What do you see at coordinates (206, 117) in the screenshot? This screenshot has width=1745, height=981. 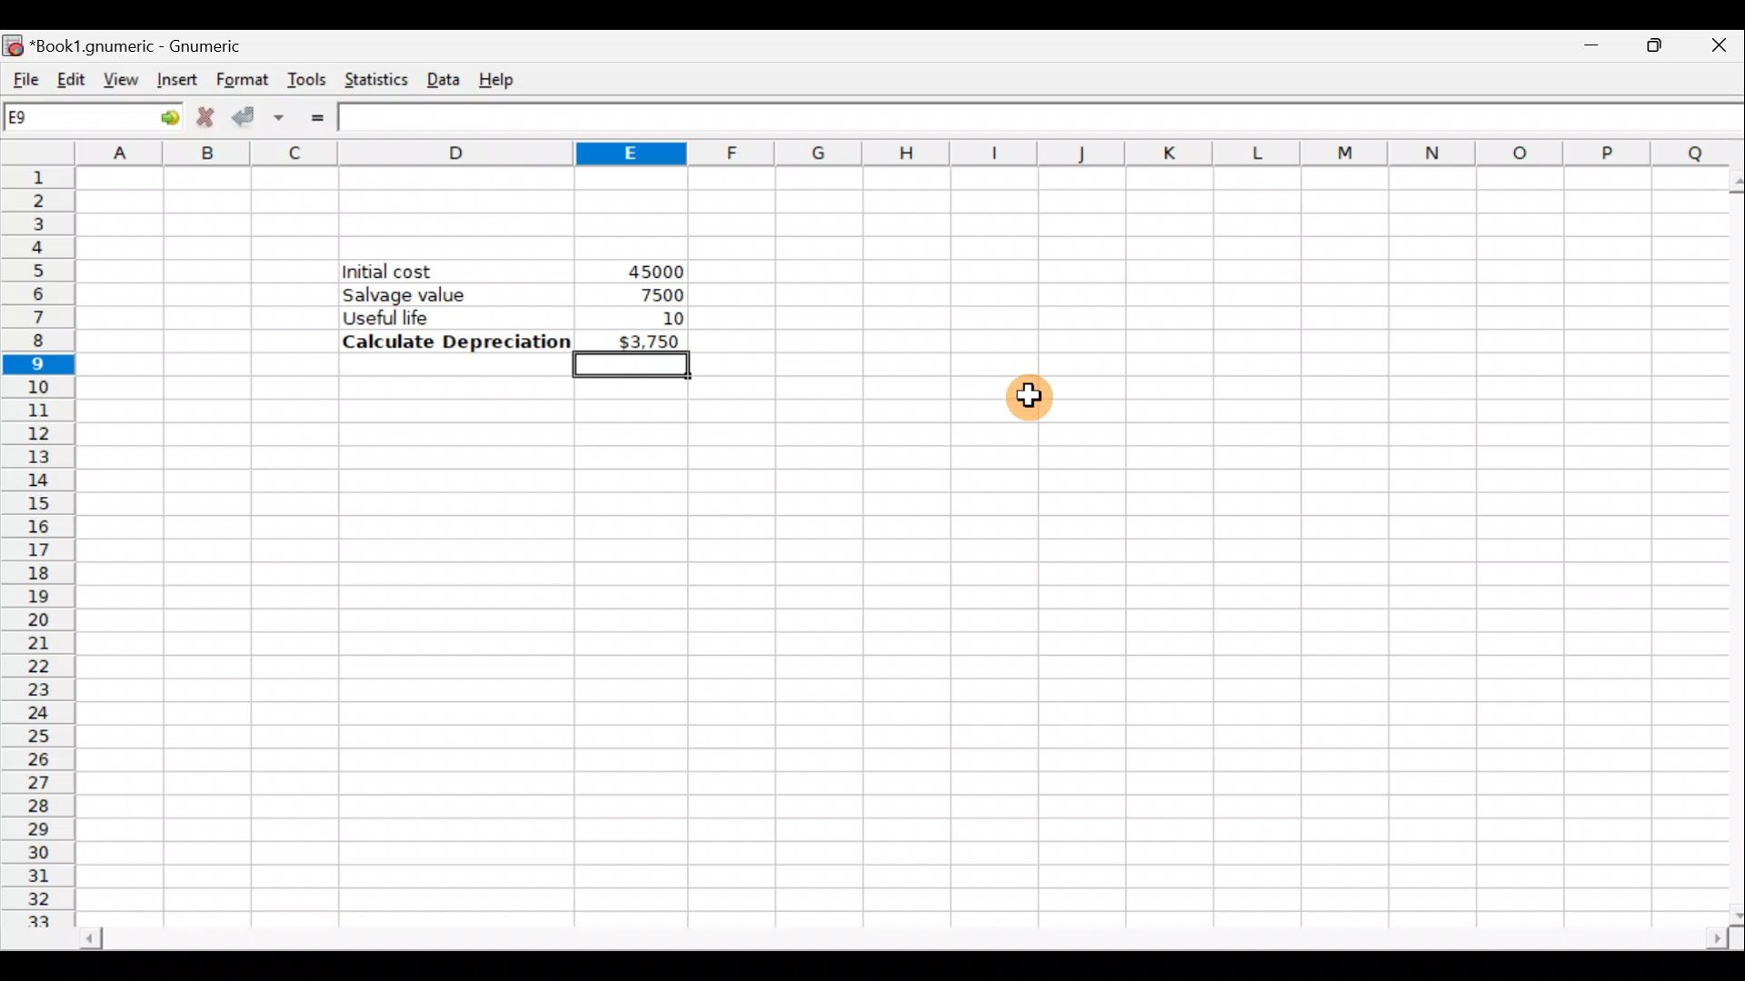 I see `Cancel change` at bounding box center [206, 117].